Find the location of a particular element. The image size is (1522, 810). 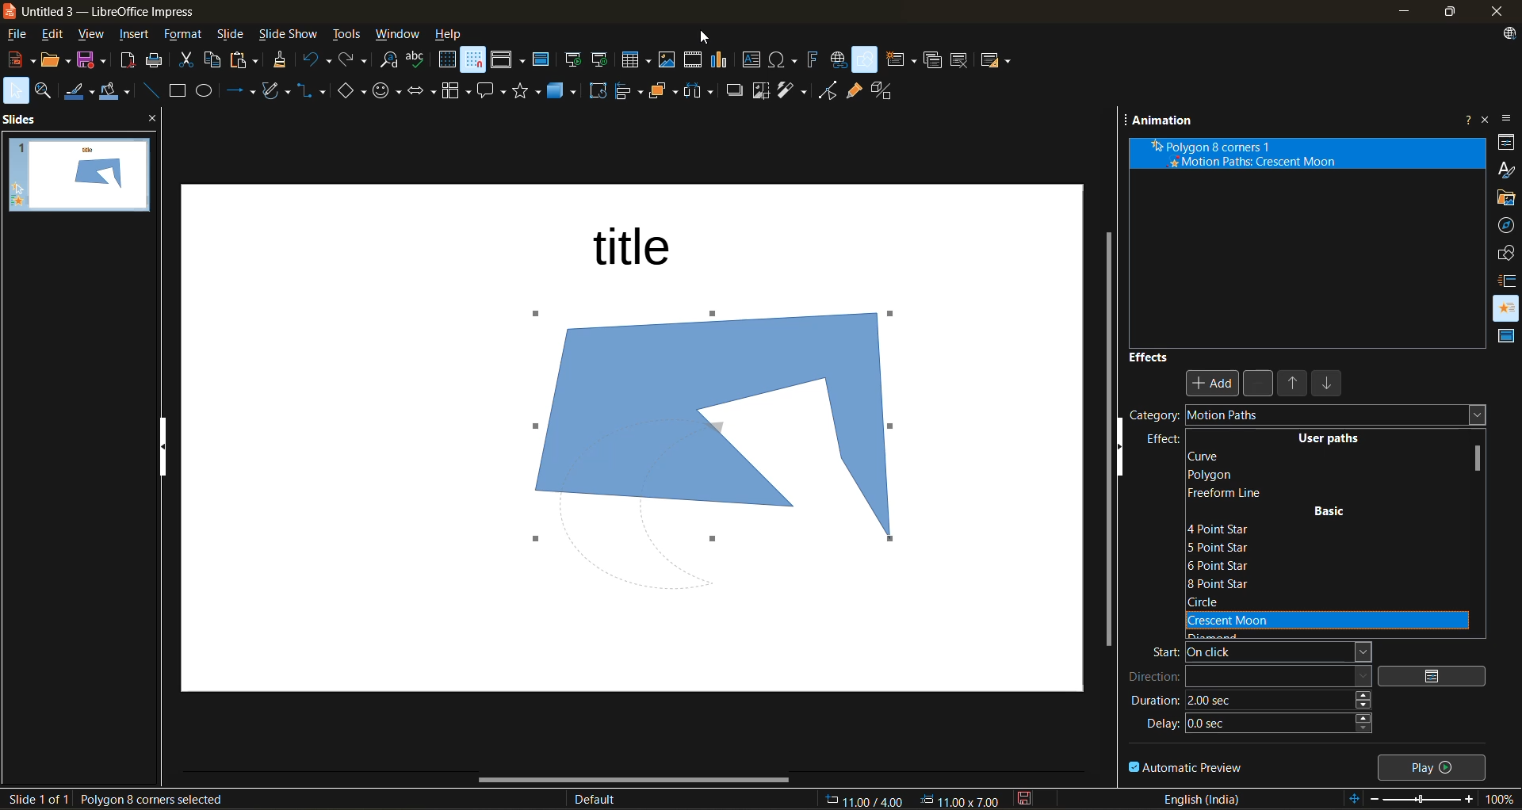

basic is located at coordinates (1329, 514).